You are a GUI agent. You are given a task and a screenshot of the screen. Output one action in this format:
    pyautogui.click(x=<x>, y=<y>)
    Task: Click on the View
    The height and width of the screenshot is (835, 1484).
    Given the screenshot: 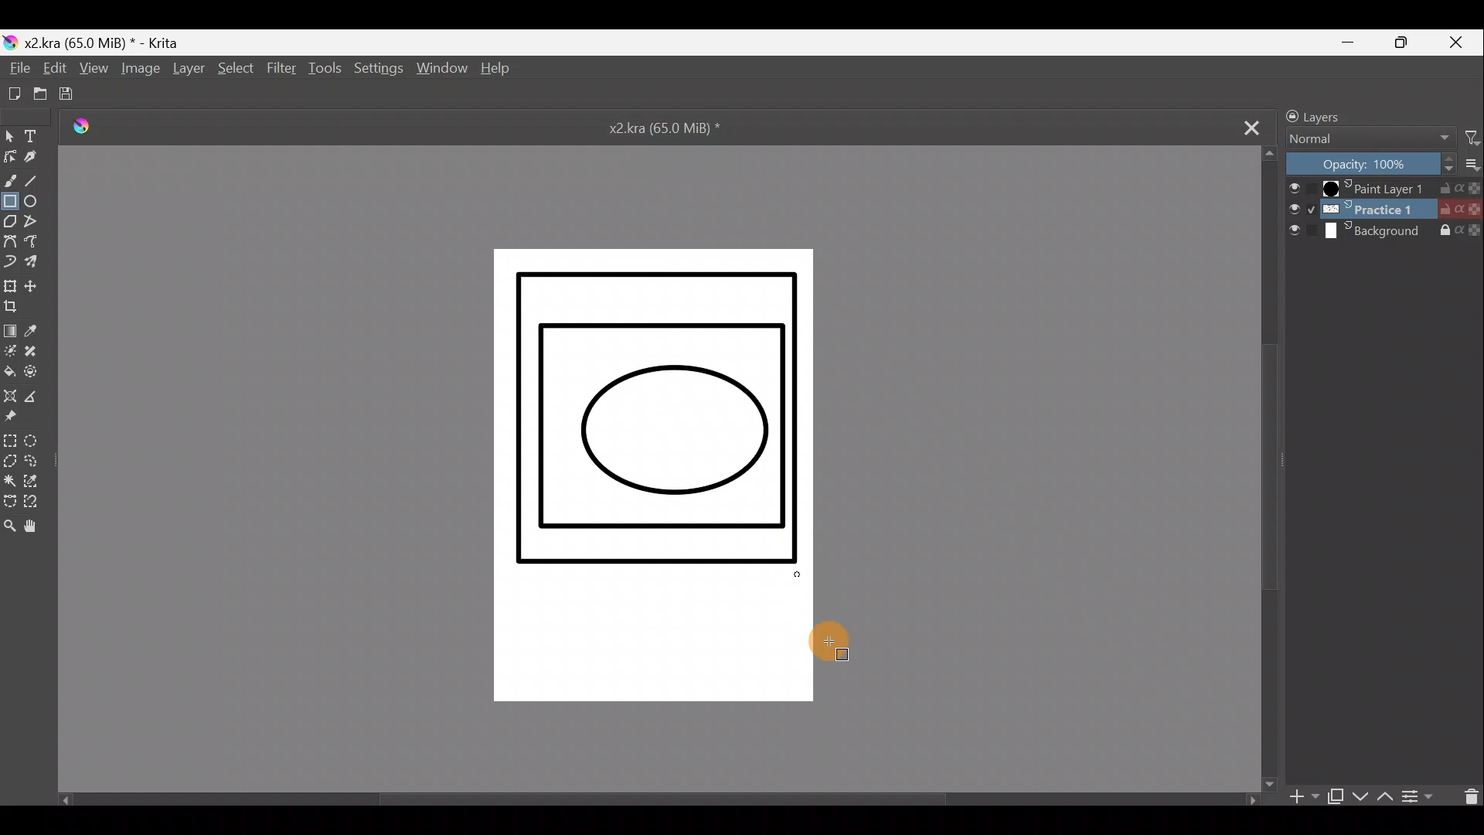 What is the action you would take?
    pyautogui.click(x=94, y=69)
    